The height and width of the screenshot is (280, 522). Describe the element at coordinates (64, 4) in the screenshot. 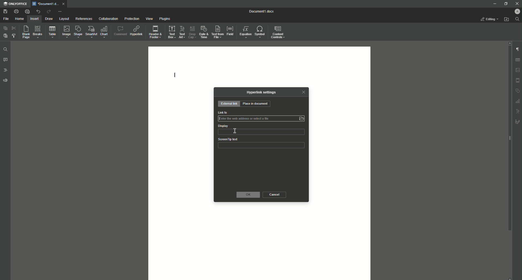

I see `close` at that location.